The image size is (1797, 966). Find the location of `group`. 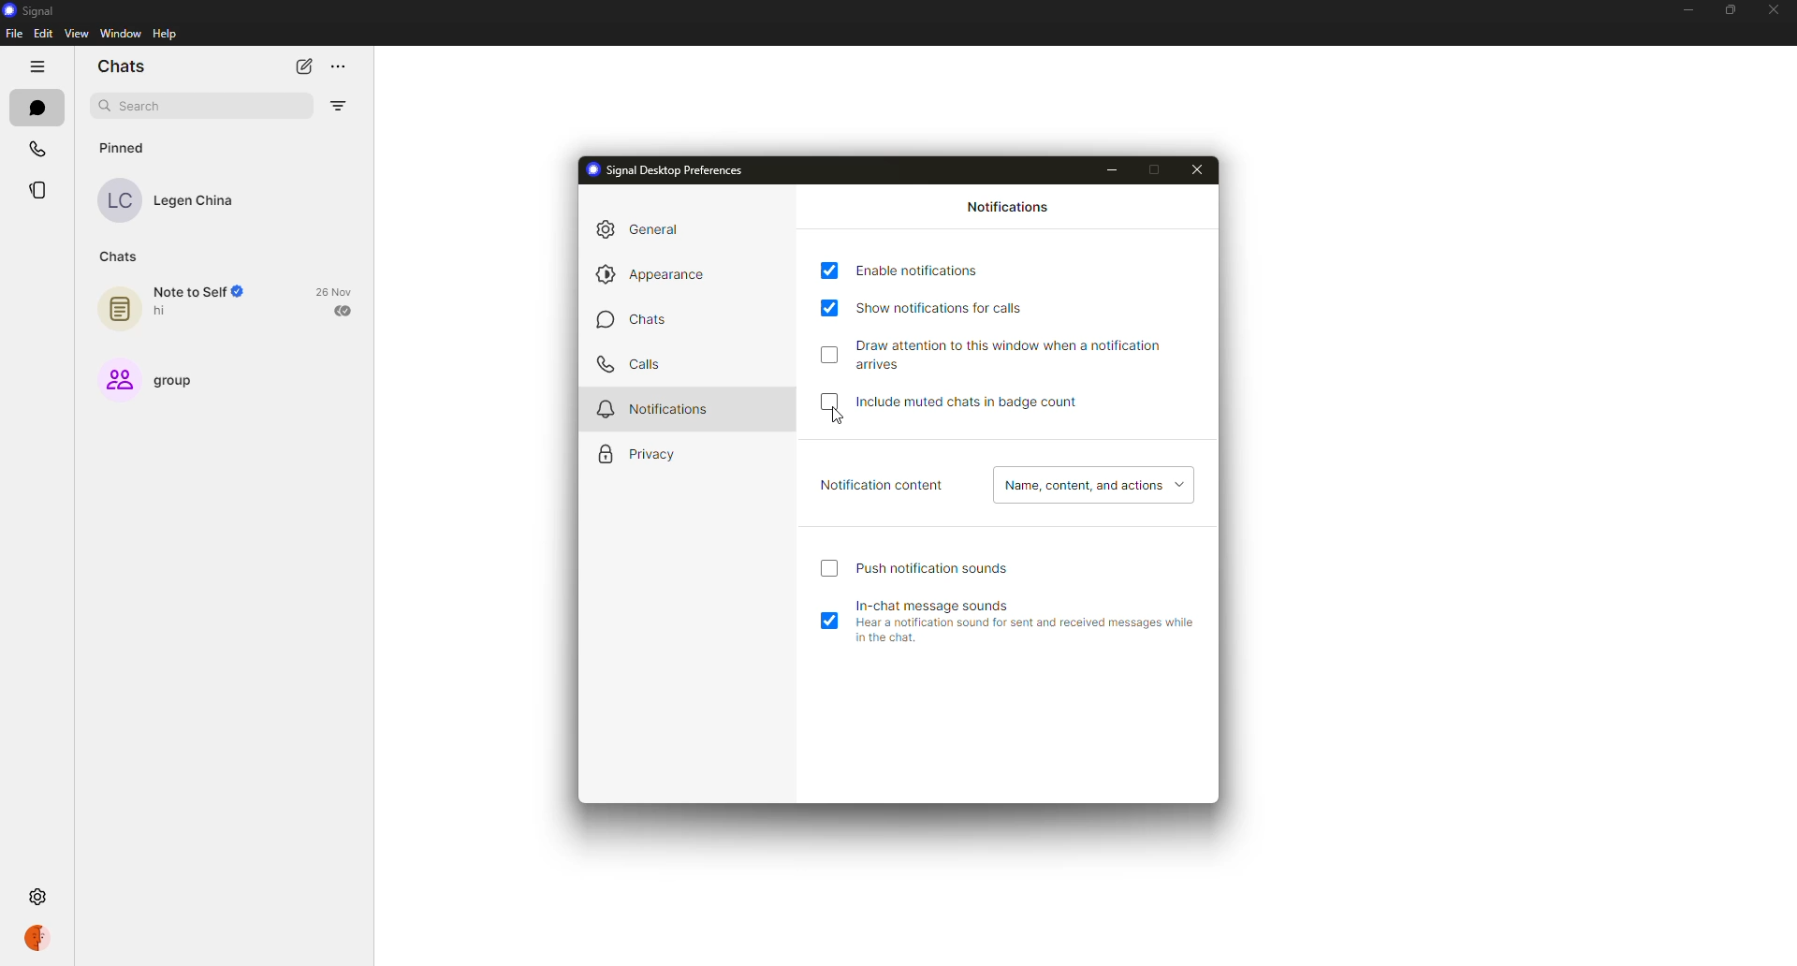

group is located at coordinates (187, 382).